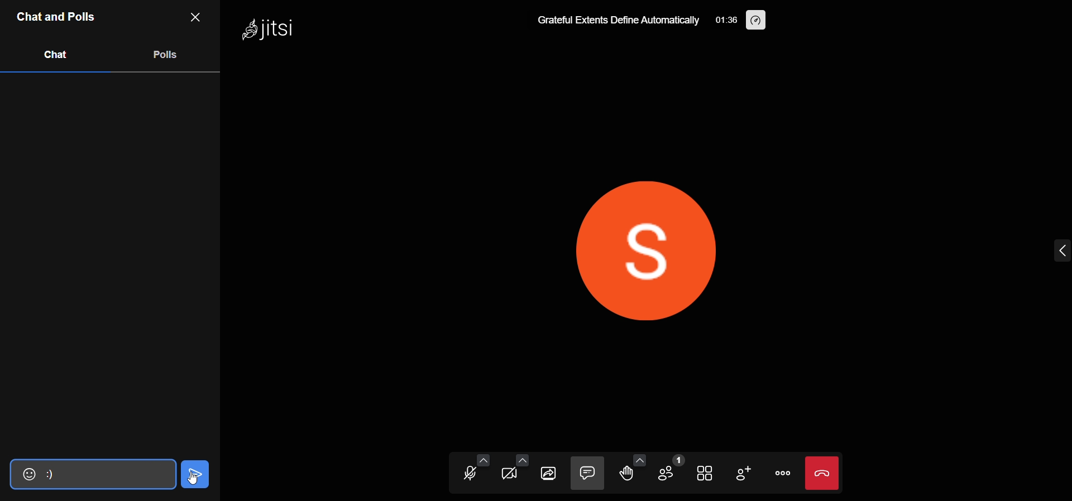 The width and height of the screenshot is (1072, 501). I want to click on participants, so click(671, 471).